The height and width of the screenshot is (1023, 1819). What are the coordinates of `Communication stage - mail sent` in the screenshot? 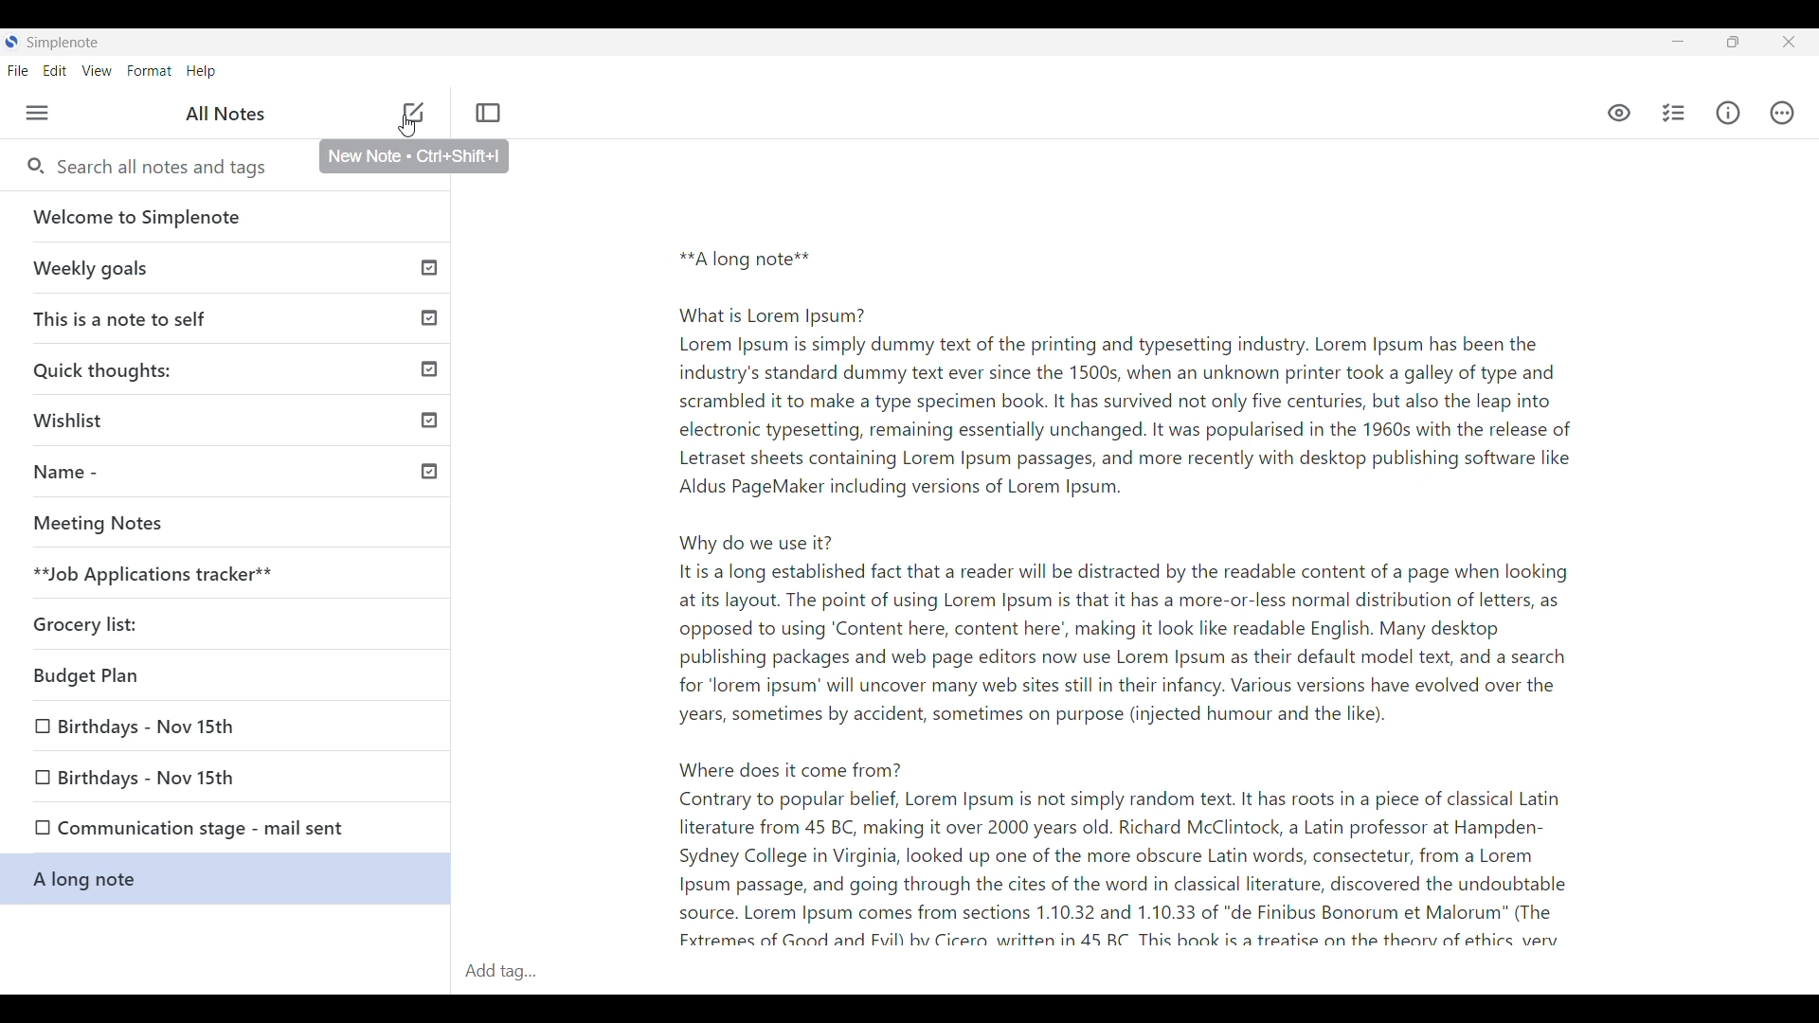 It's located at (212, 826).